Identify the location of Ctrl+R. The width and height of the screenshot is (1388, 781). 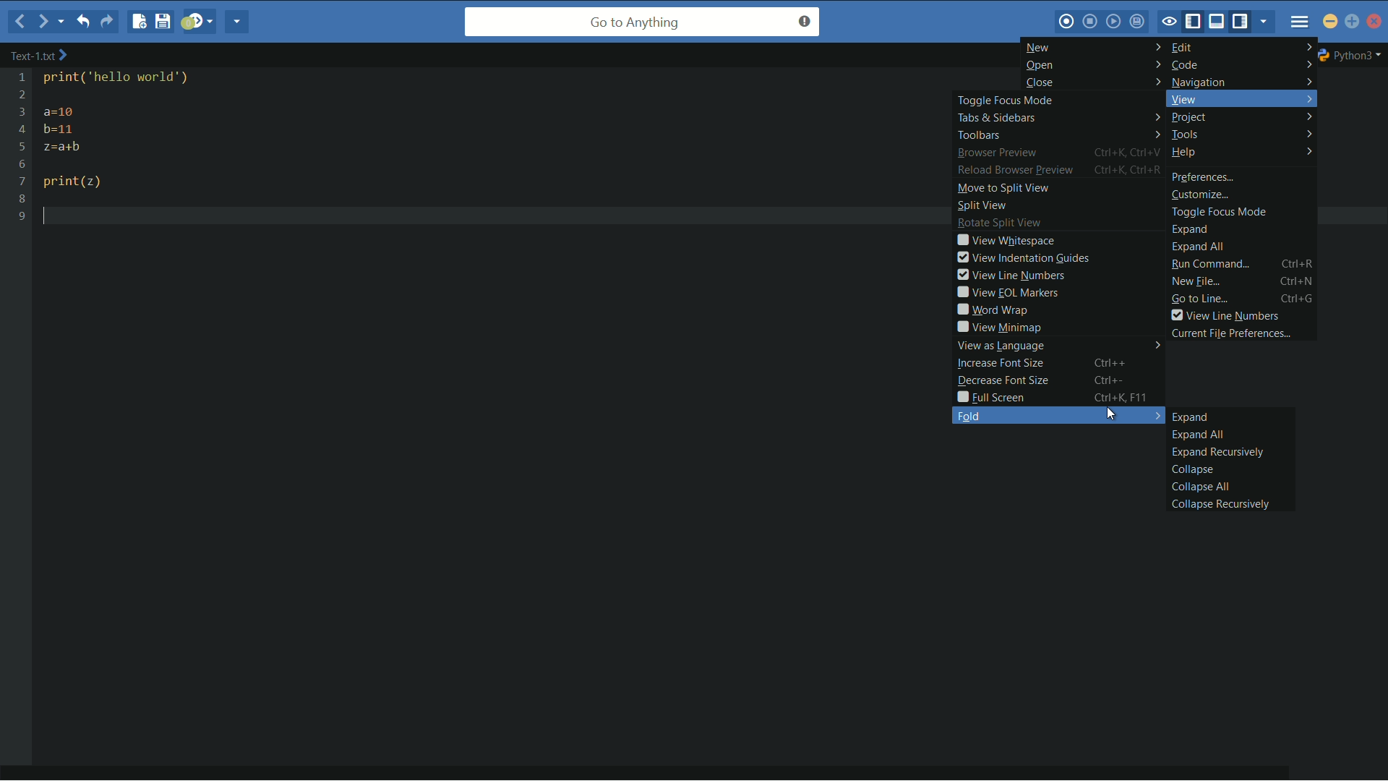
(1299, 263).